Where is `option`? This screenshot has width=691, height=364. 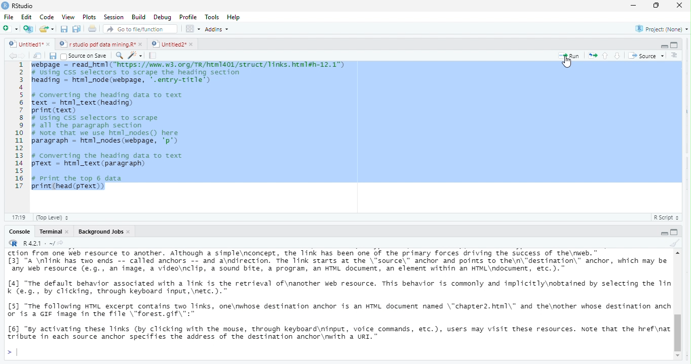
option is located at coordinates (193, 28).